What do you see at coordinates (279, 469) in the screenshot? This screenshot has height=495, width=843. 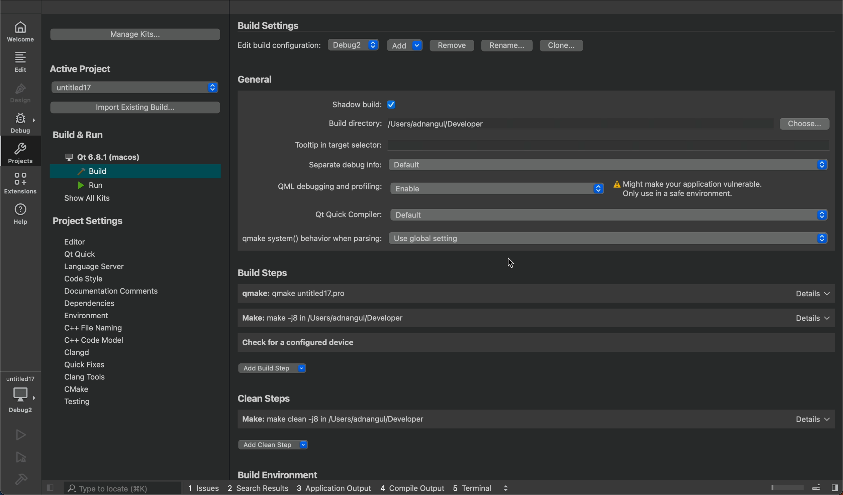 I see `build envirionment` at bounding box center [279, 469].